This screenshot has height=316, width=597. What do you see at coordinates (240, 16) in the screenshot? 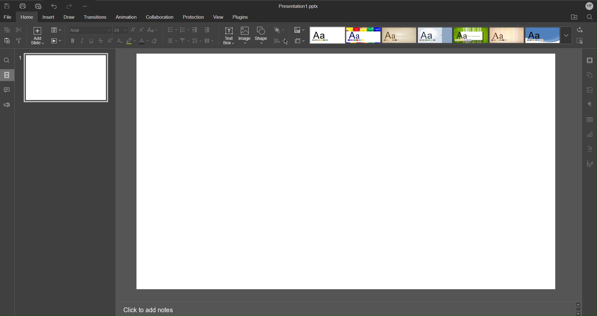
I see `Plugins` at bounding box center [240, 16].